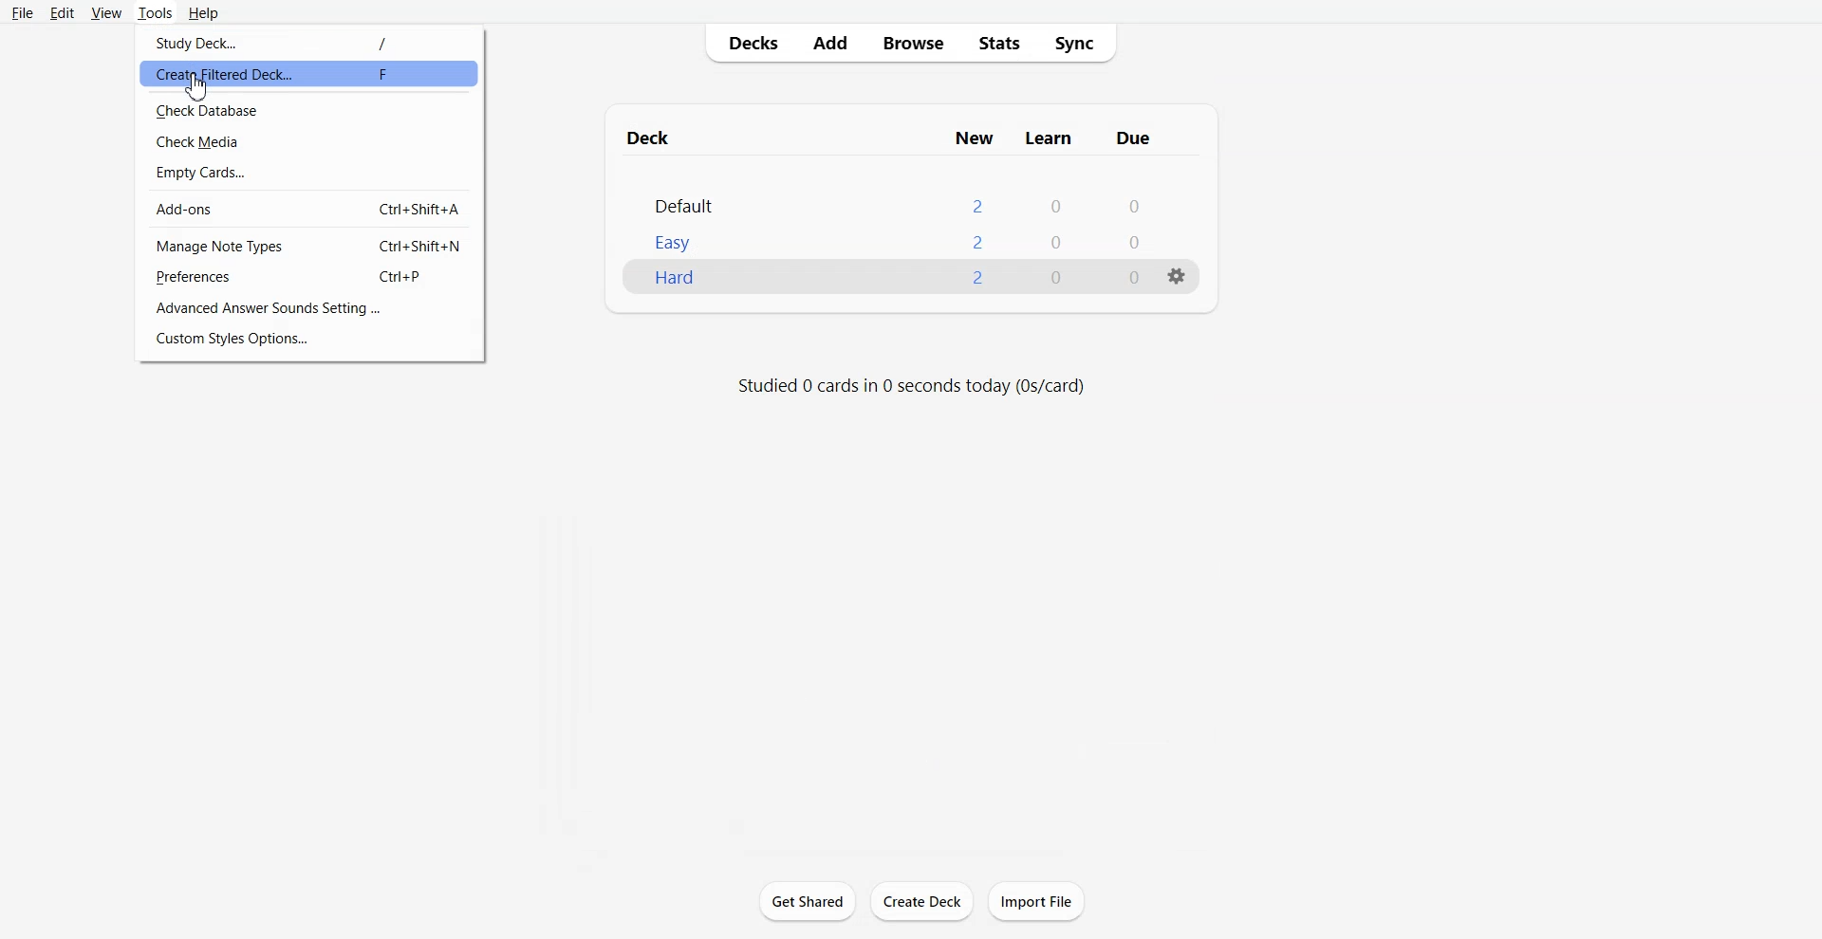  I want to click on Import File, so click(1036, 901).